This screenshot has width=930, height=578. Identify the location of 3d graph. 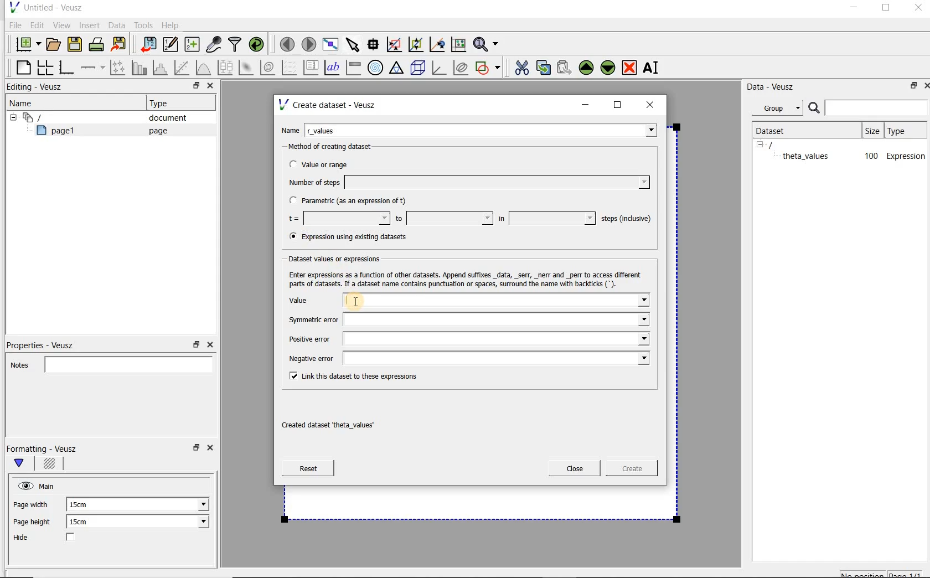
(440, 69).